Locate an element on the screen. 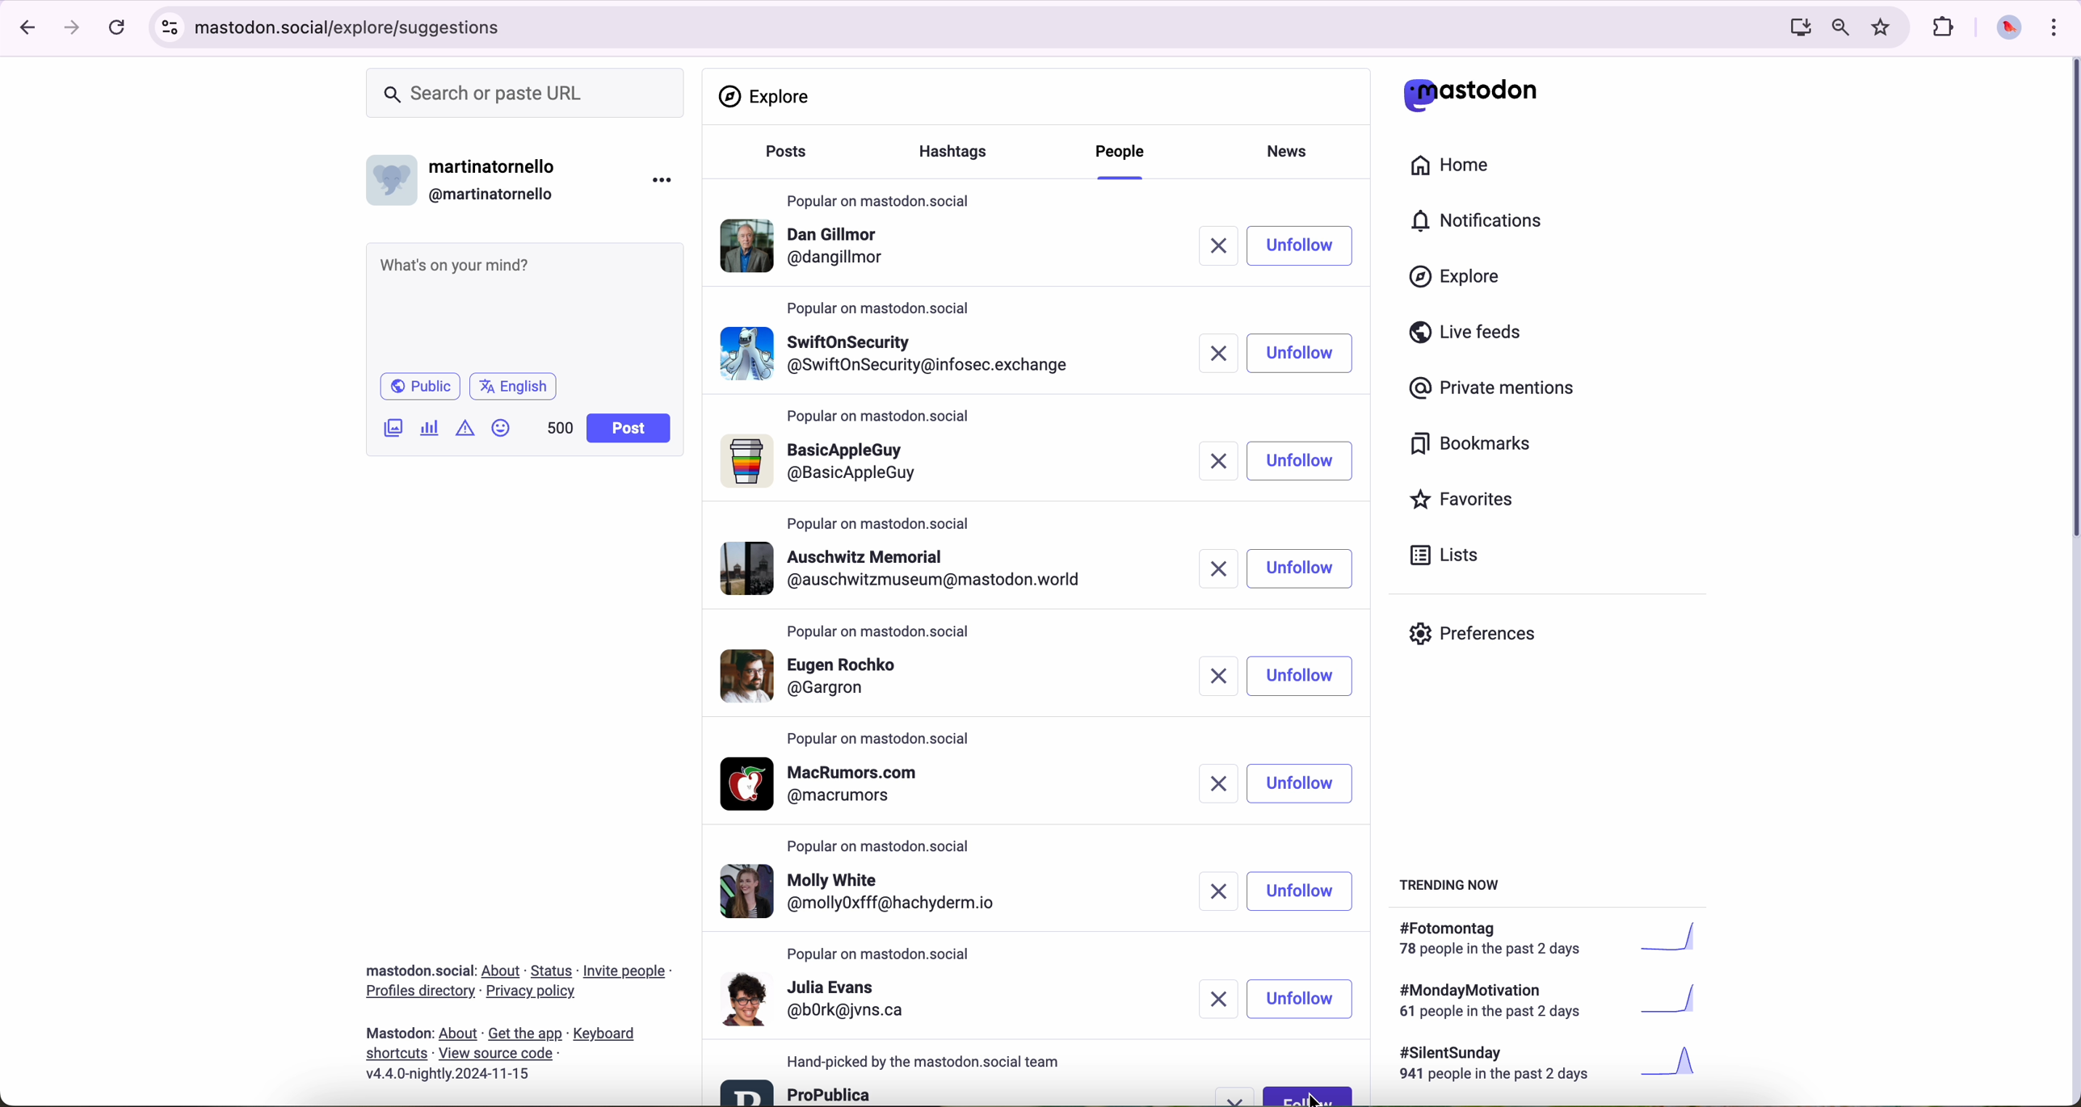 The height and width of the screenshot is (1107, 2081). remove is located at coordinates (1224, 568).